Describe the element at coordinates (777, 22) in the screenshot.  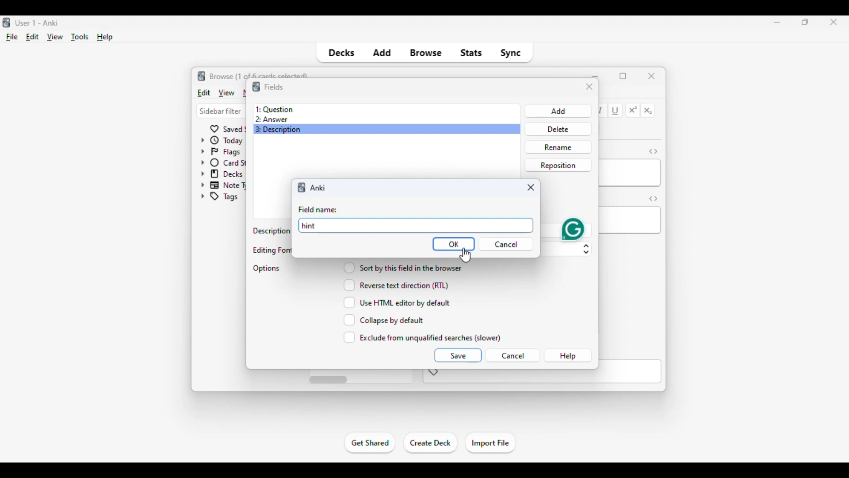
I see `minimize` at that location.